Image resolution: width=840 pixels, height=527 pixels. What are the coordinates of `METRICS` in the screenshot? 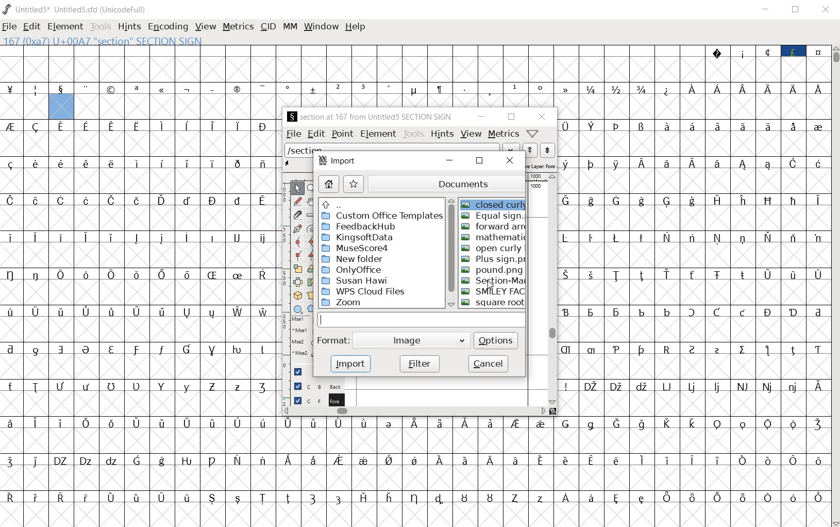 It's located at (239, 27).